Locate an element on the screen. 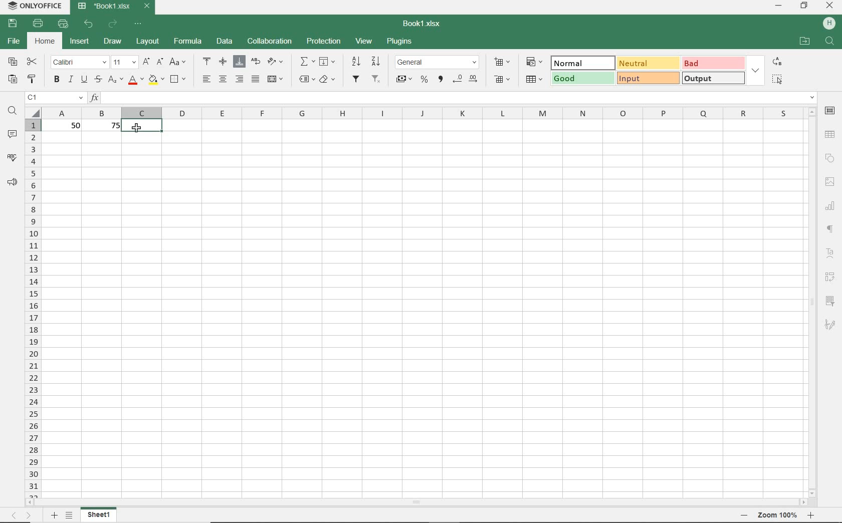 The image size is (842, 523). fill is located at coordinates (328, 62).